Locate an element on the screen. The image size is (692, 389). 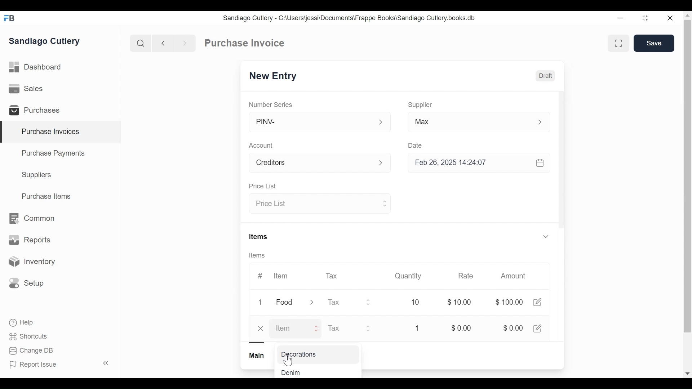
Max is located at coordinates (469, 123).